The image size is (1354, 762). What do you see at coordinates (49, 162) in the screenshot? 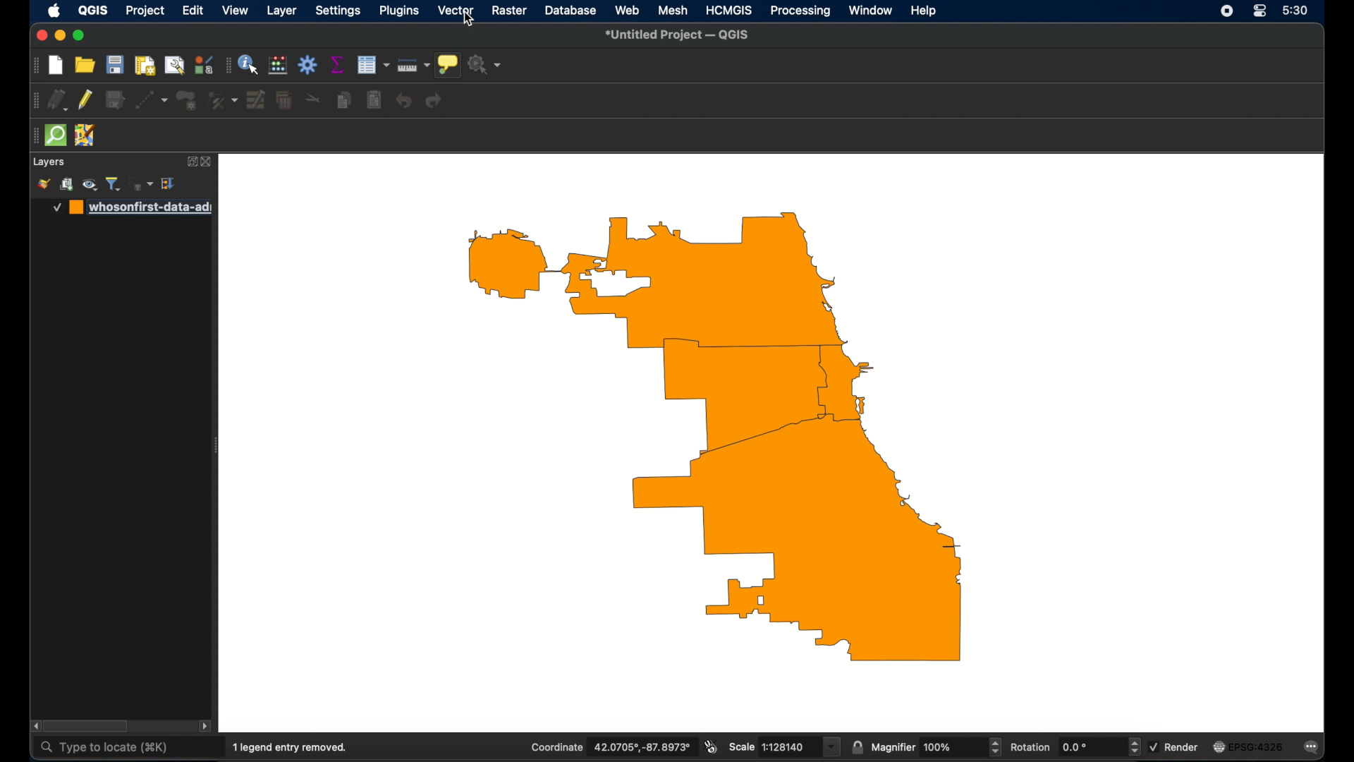
I see `layers` at bounding box center [49, 162].